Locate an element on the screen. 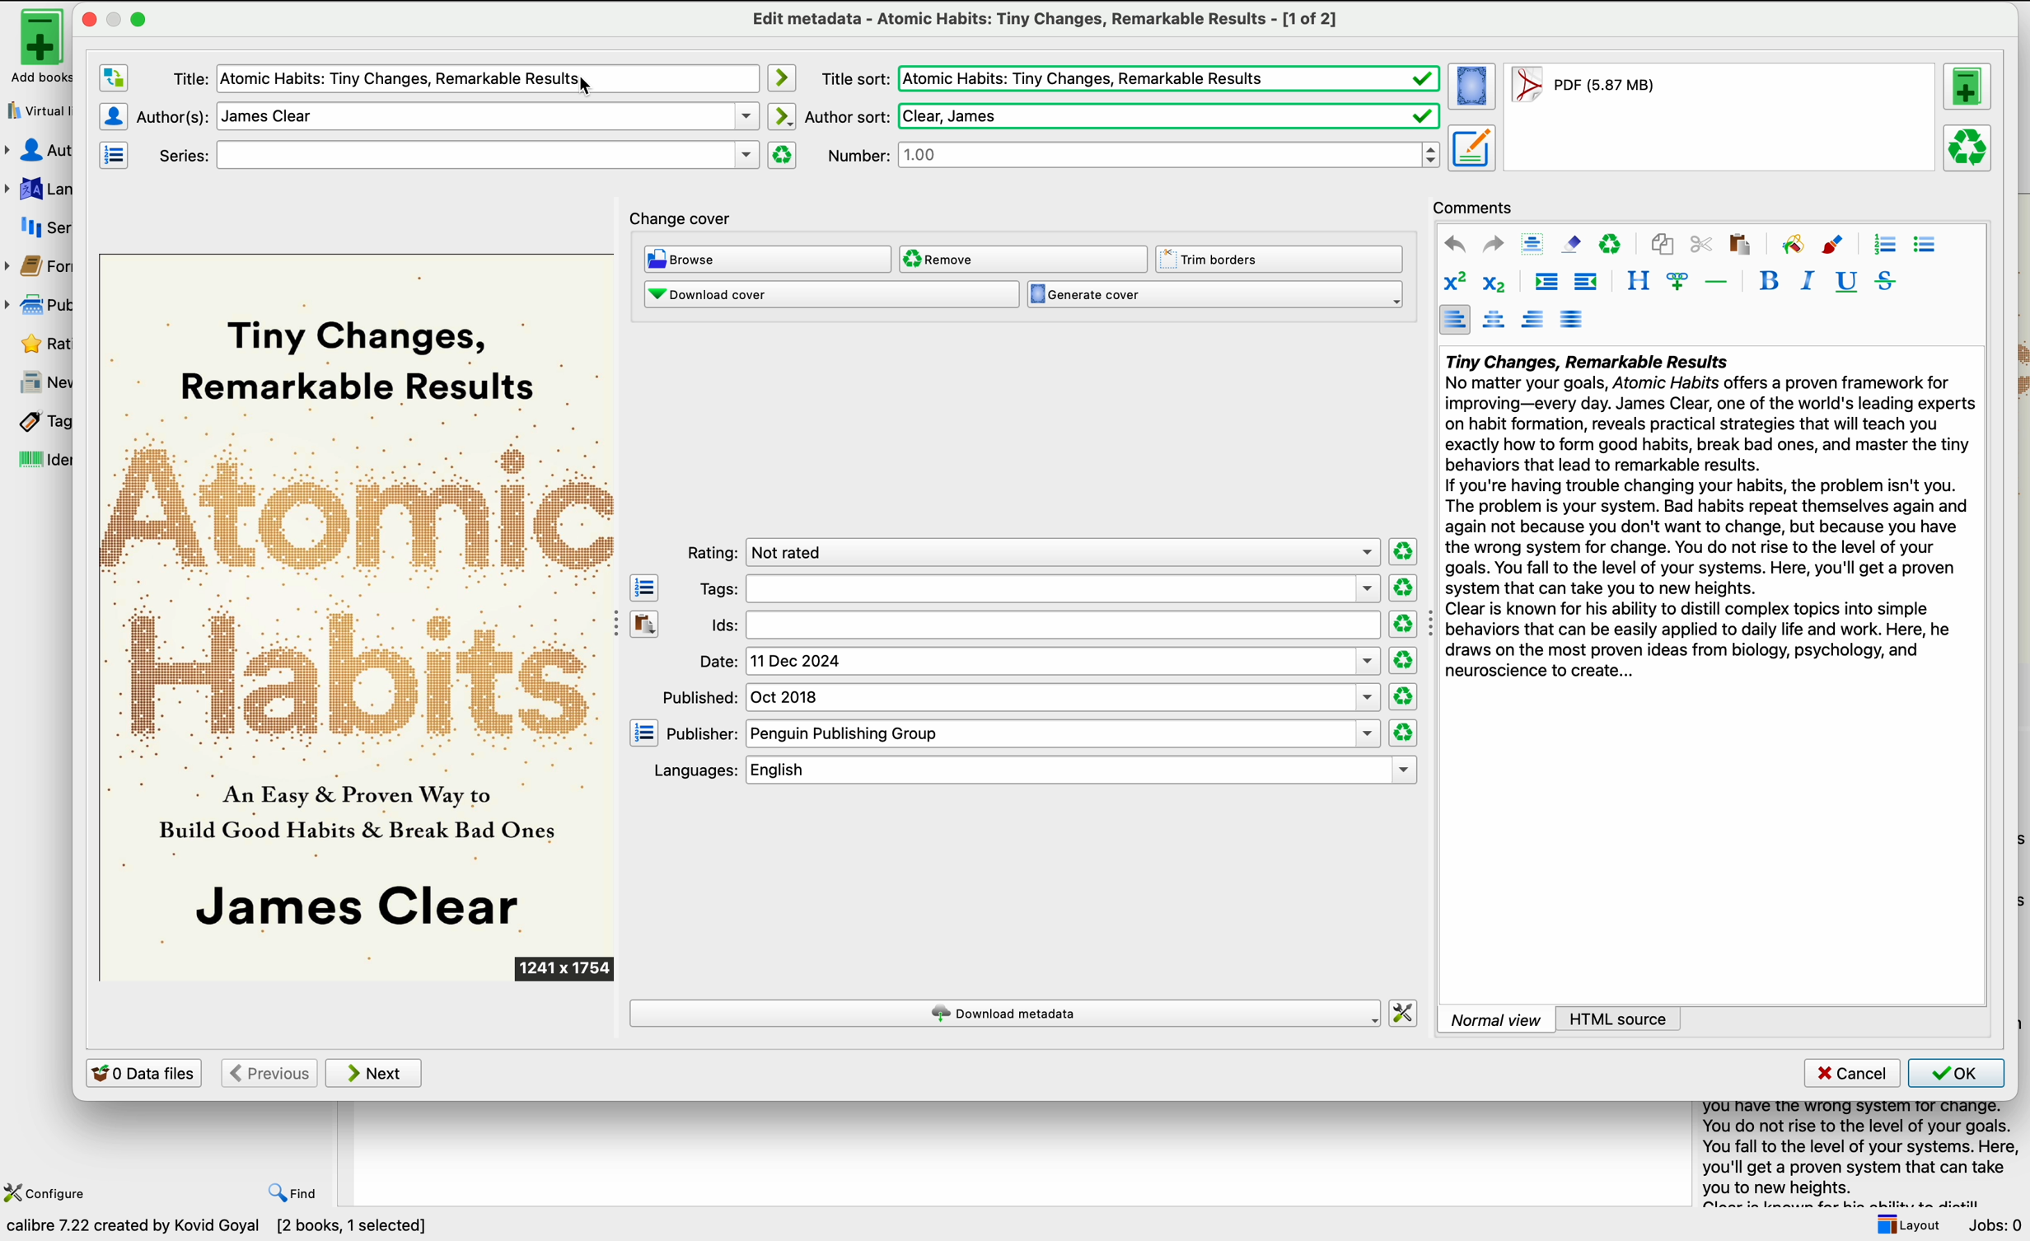  configure is located at coordinates (49, 1192).